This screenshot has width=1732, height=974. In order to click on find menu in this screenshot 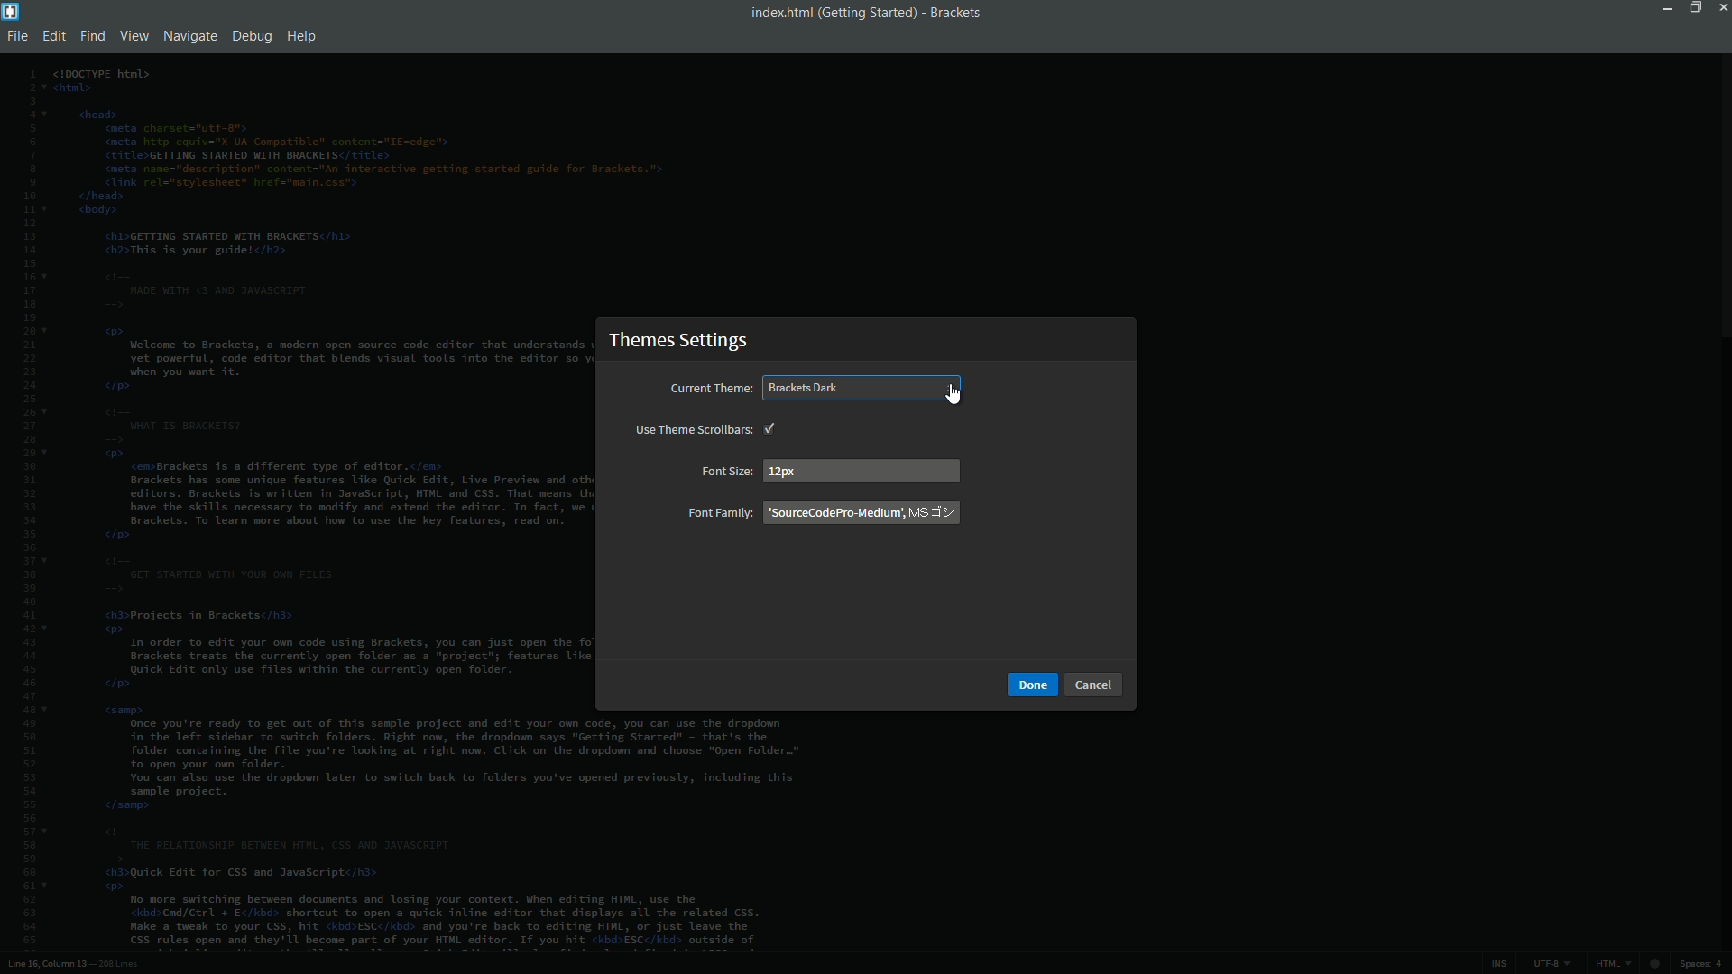, I will do `click(90, 37)`.